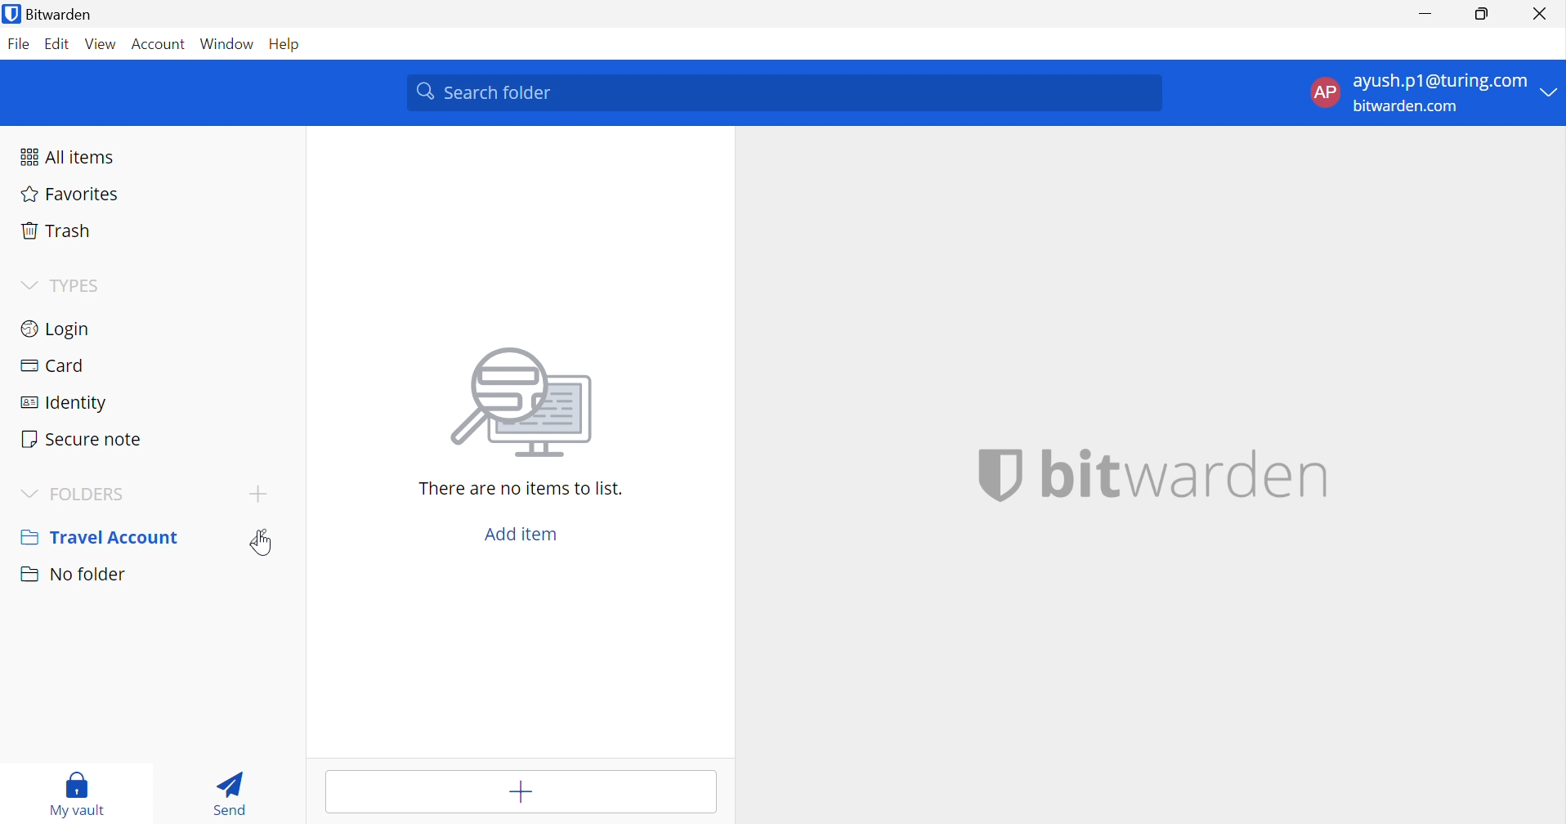 The width and height of the screenshot is (1566, 824). What do you see at coordinates (58, 327) in the screenshot?
I see `Login` at bounding box center [58, 327].